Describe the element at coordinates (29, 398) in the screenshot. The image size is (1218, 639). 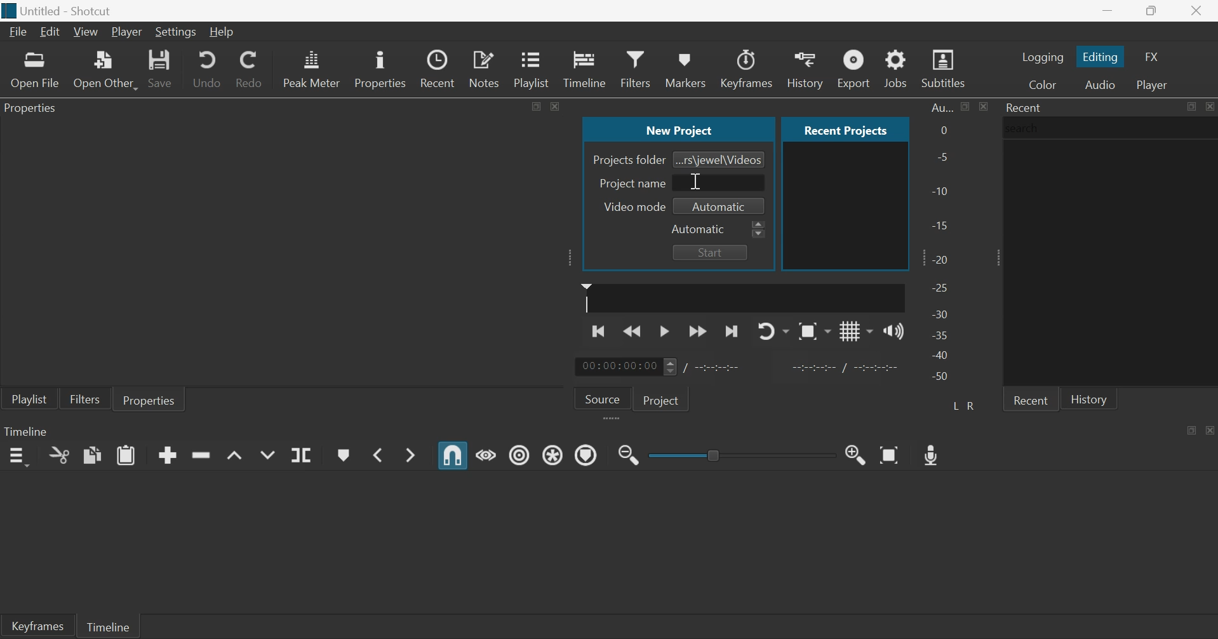
I see `Playlist` at that location.